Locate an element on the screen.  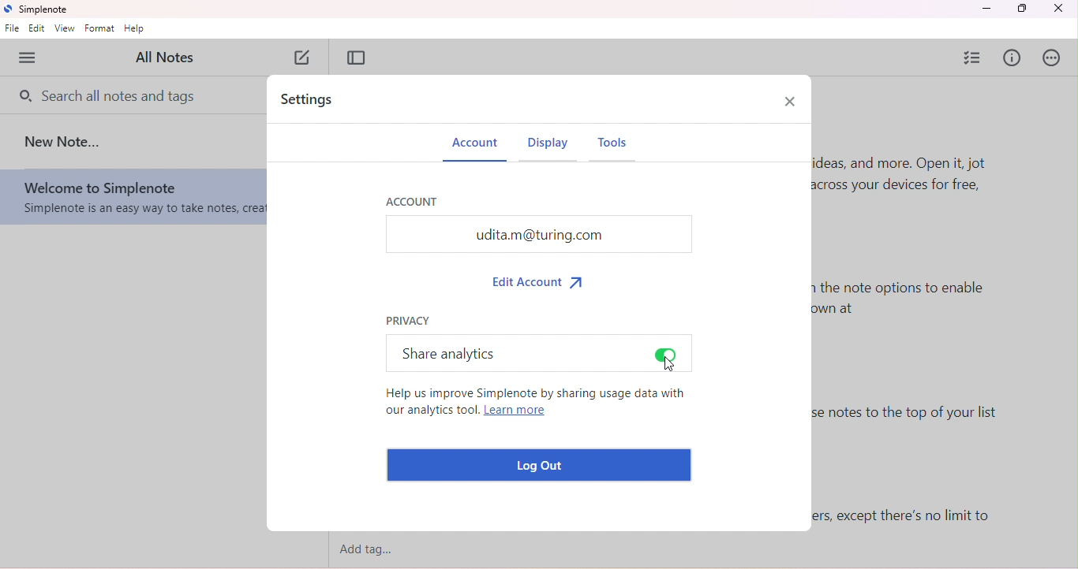
file is located at coordinates (13, 30).